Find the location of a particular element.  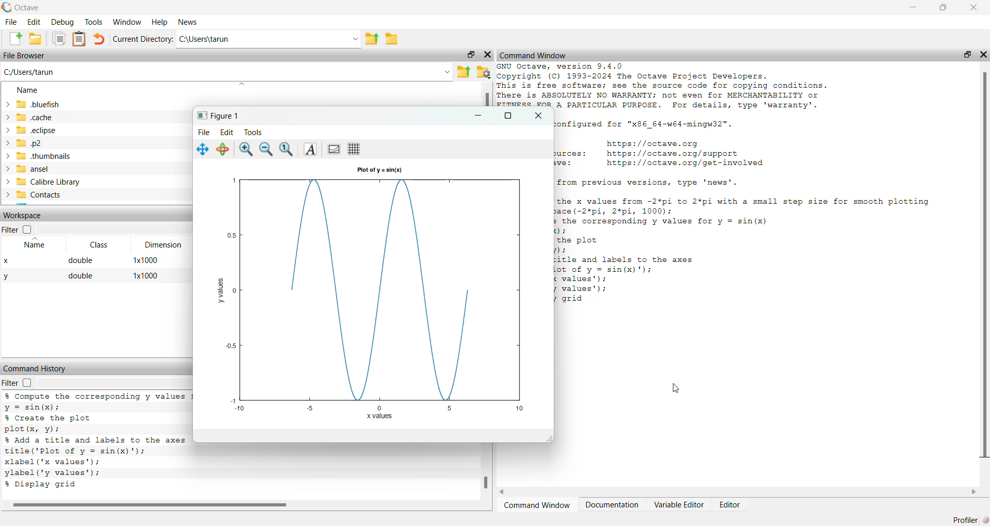

ylabel('y values'); is located at coordinates (54, 473).